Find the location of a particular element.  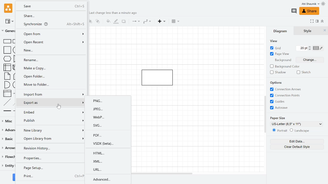

Open folder is located at coordinates (52, 76).